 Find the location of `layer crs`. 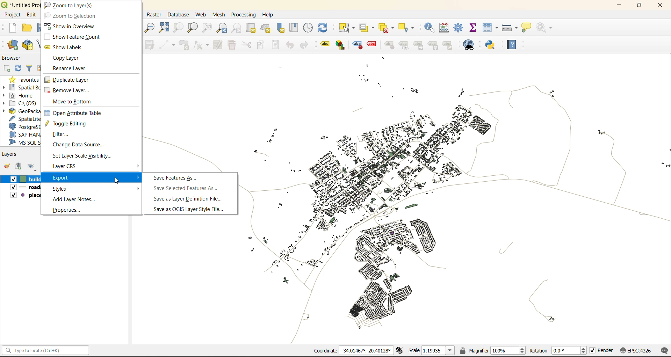

layer crs is located at coordinates (70, 166).